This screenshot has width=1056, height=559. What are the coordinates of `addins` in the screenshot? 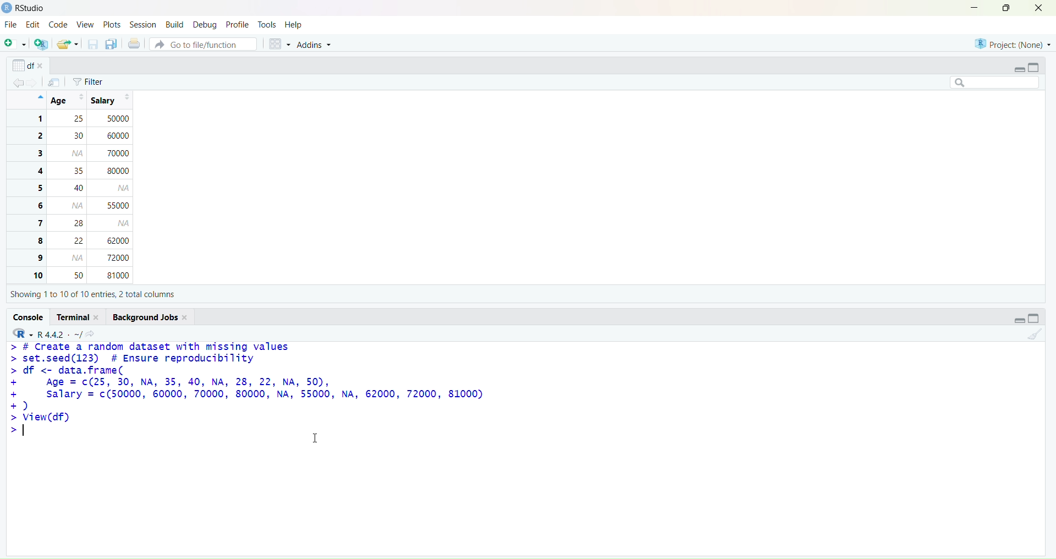 It's located at (317, 47).